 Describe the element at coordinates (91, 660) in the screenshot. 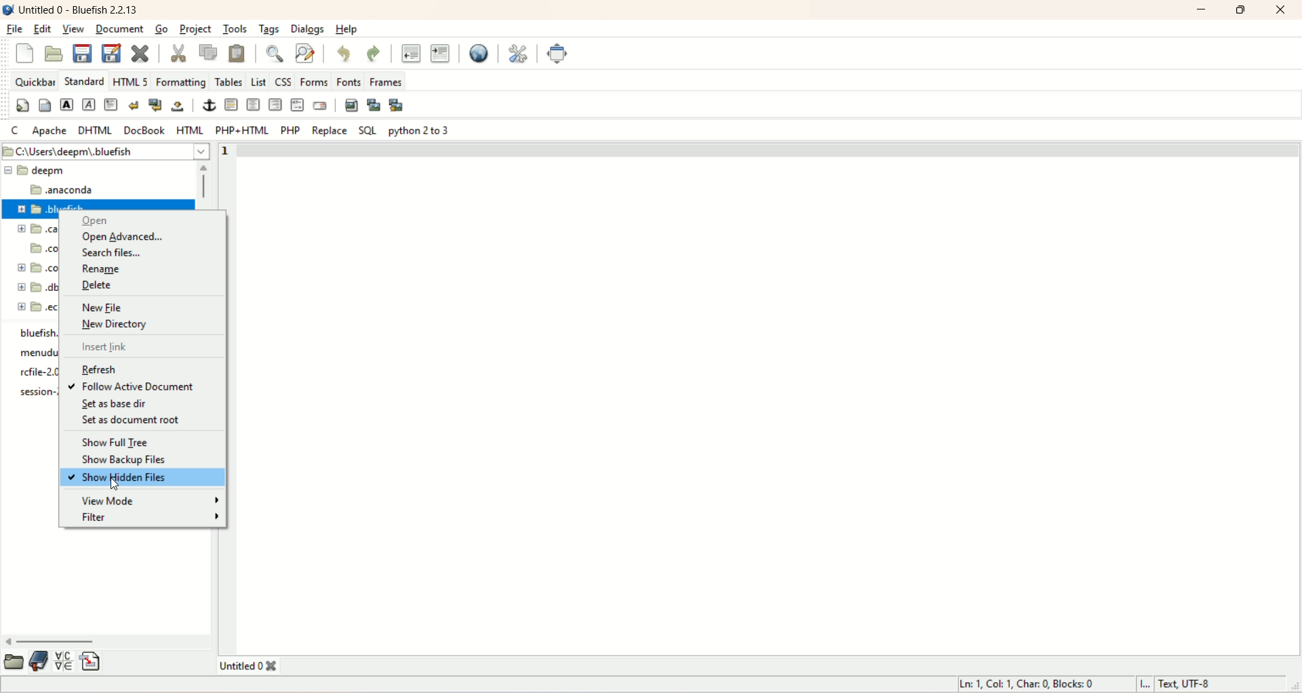

I see `insert file` at that location.